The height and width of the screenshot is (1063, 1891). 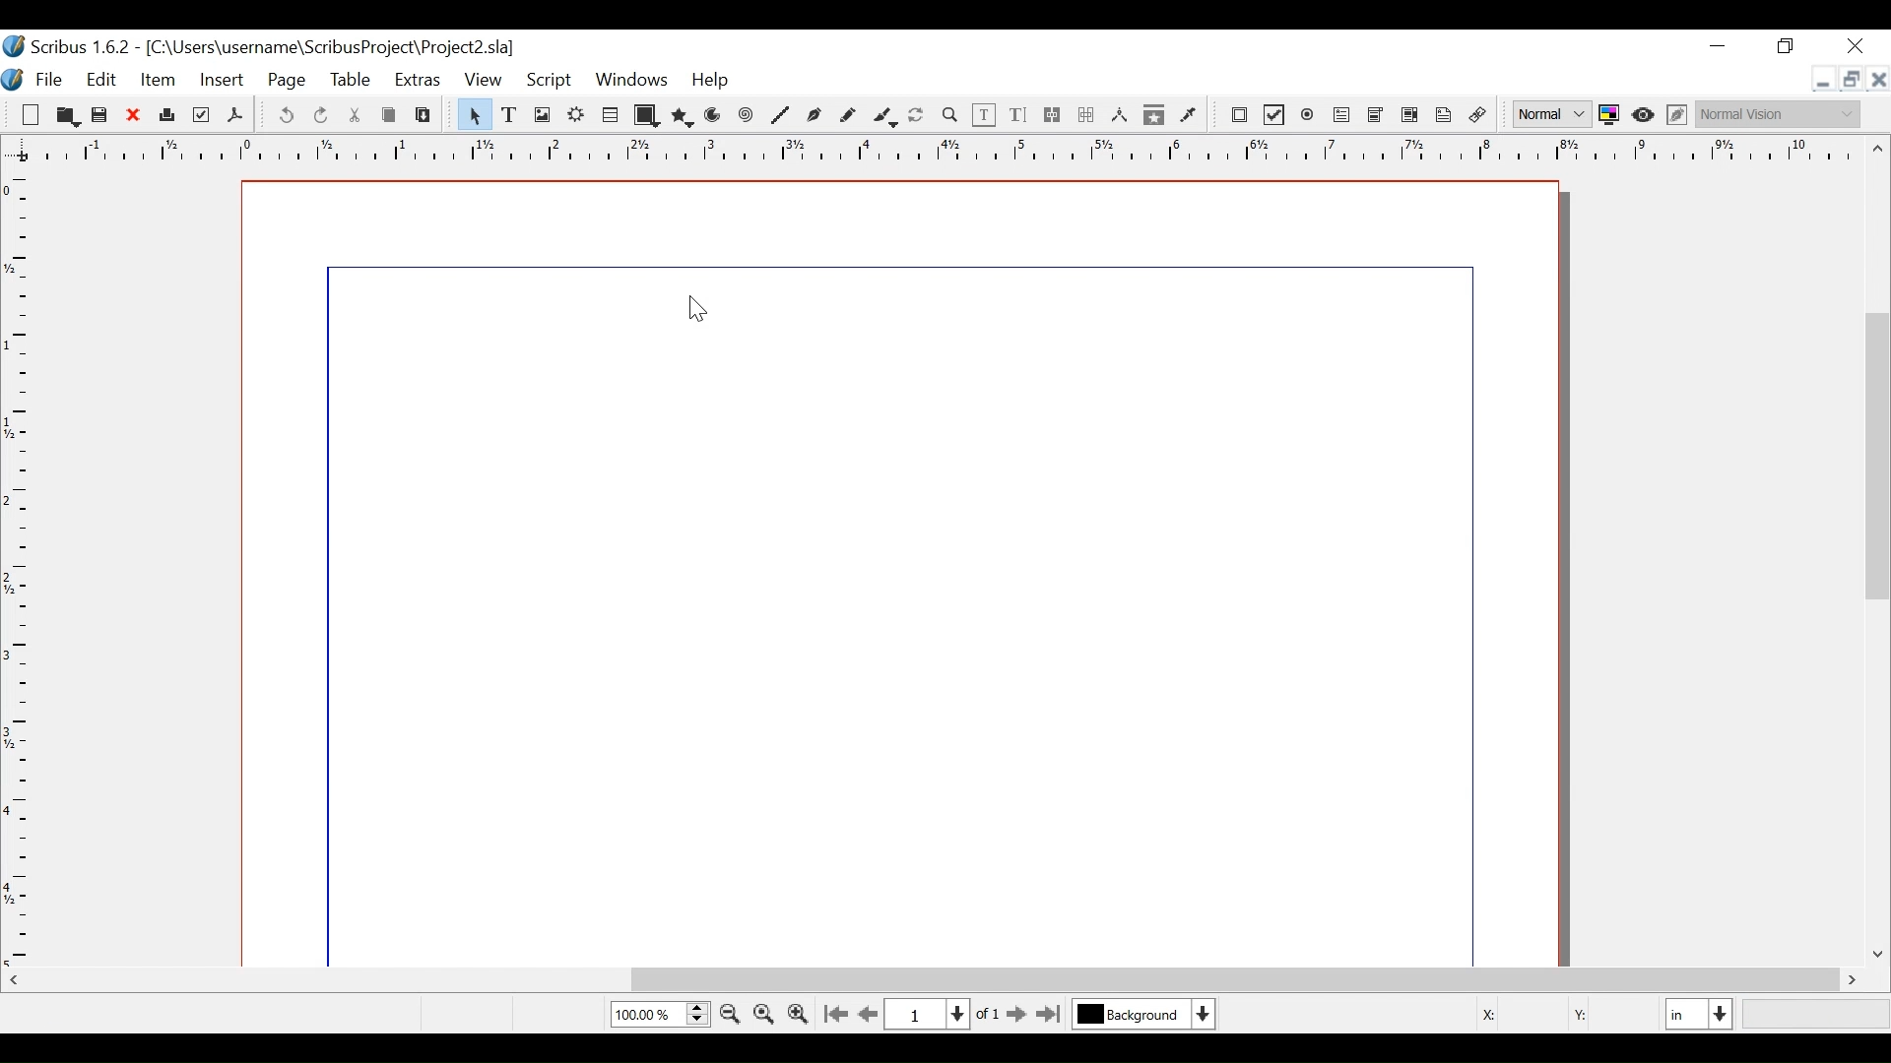 I want to click on Rotate image, so click(x=918, y=116).